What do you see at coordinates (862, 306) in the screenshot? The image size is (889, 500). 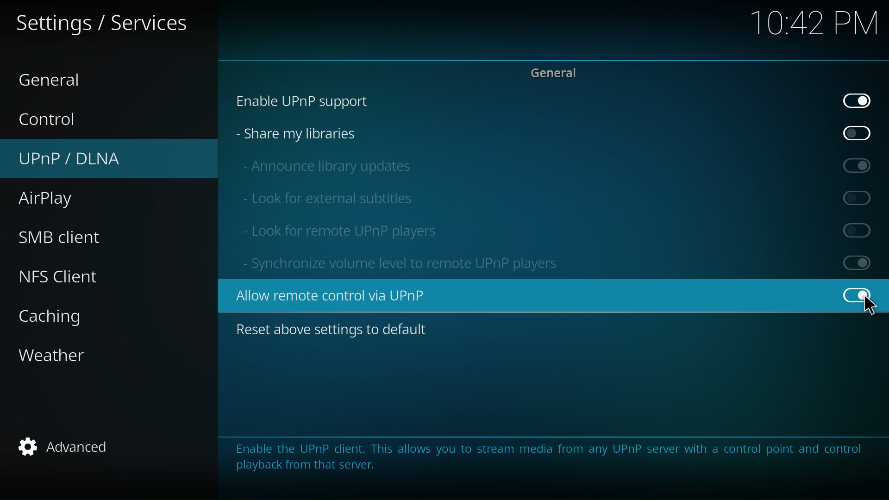 I see `Cursor` at bounding box center [862, 306].